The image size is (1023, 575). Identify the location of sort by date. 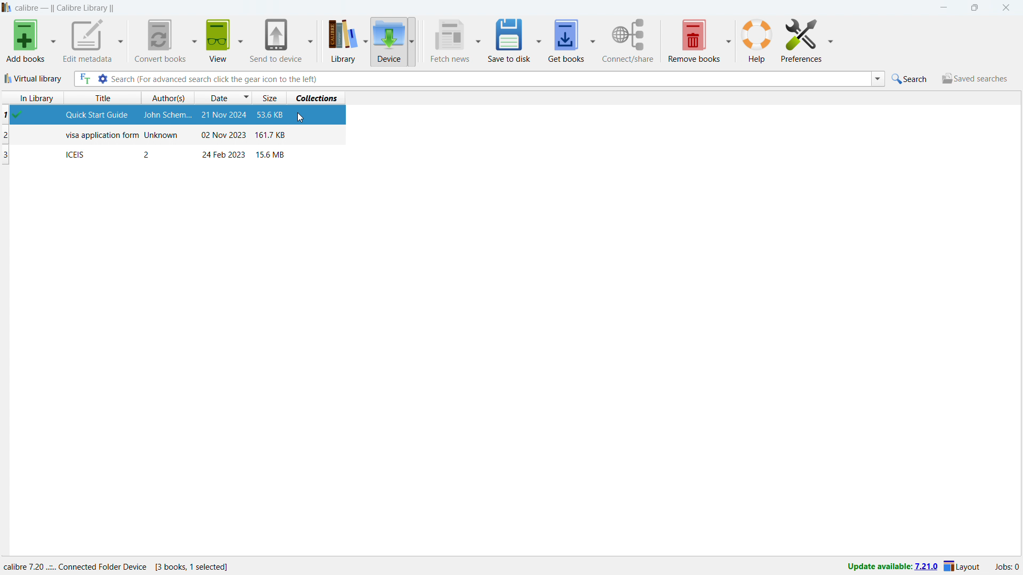
(224, 97).